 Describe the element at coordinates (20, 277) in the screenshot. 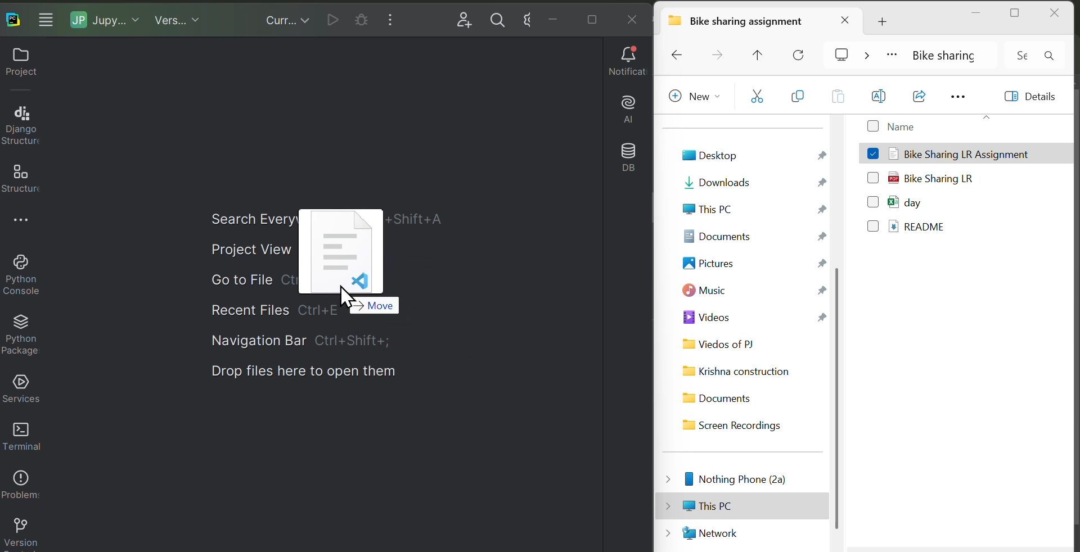

I see `Python console` at that location.